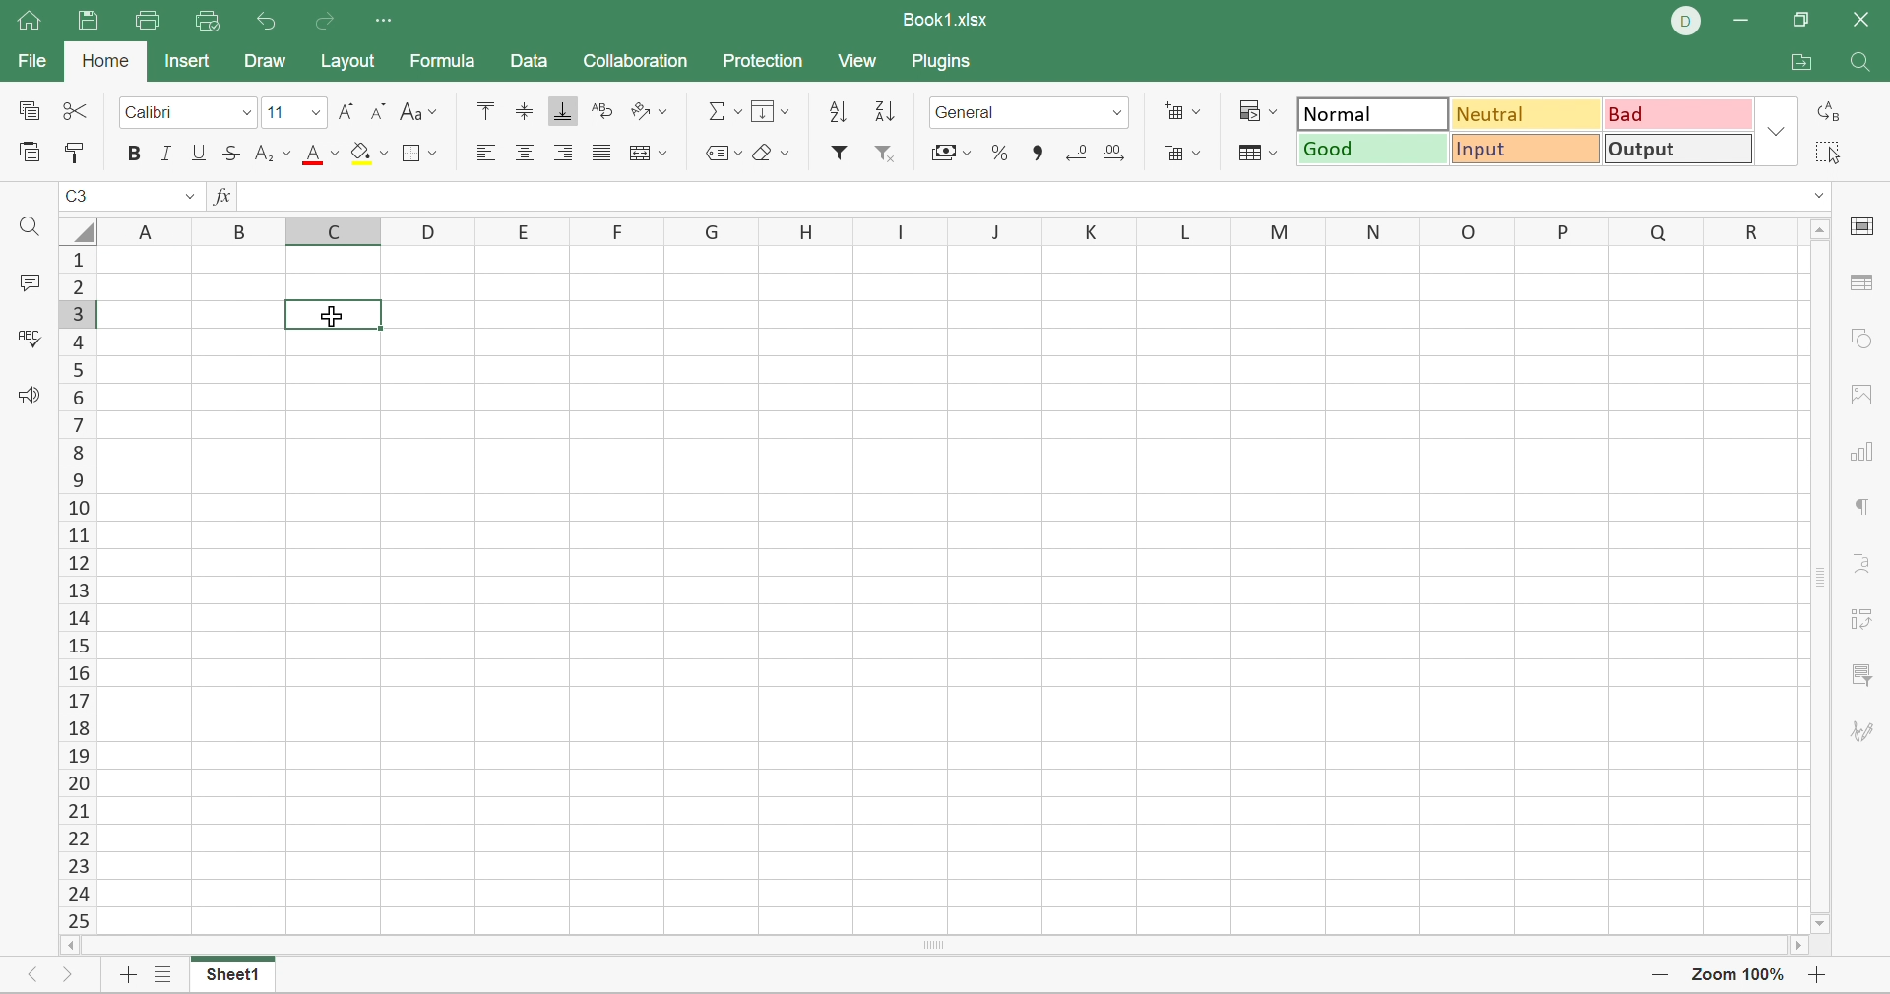 The image size is (1890, 994). What do you see at coordinates (451, 64) in the screenshot?
I see `Formula` at bounding box center [451, 64].